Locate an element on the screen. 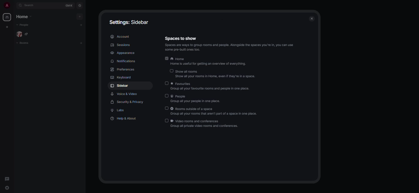 Image resolution: width=419 pixels, height=193 pixels. add is located at coordinates (79, 16).